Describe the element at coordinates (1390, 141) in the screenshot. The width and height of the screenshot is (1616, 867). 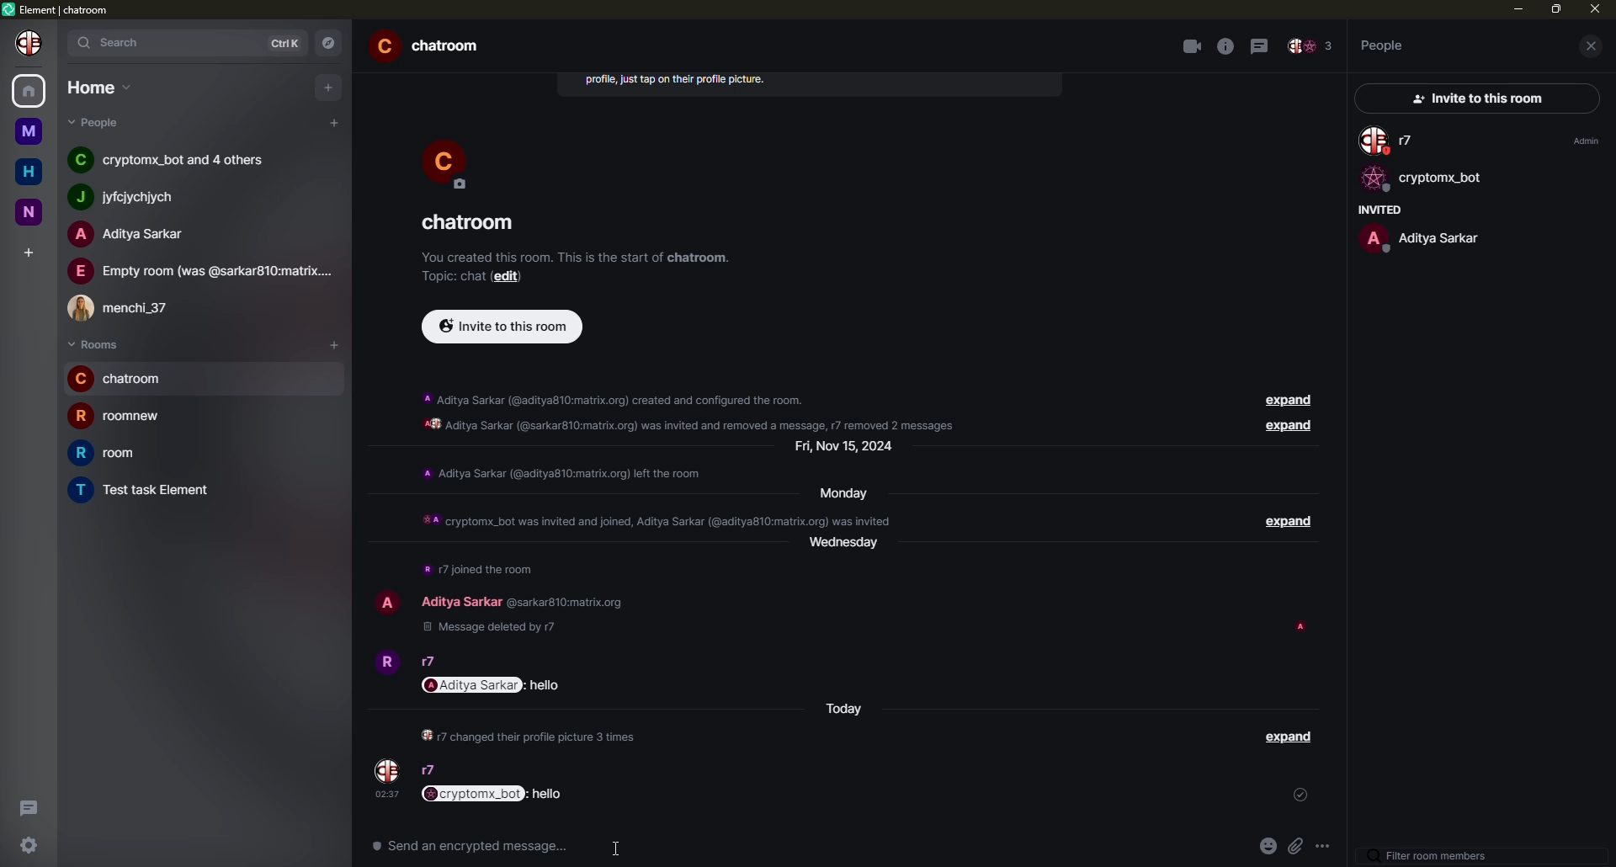
I see `people` at that location.